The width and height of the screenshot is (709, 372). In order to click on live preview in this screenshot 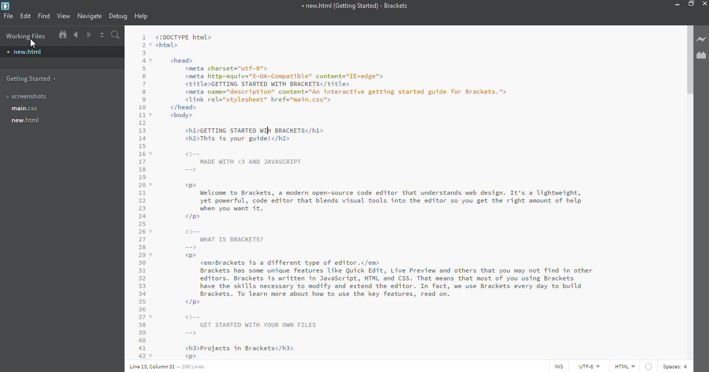, I will do `click(701, 39)`.